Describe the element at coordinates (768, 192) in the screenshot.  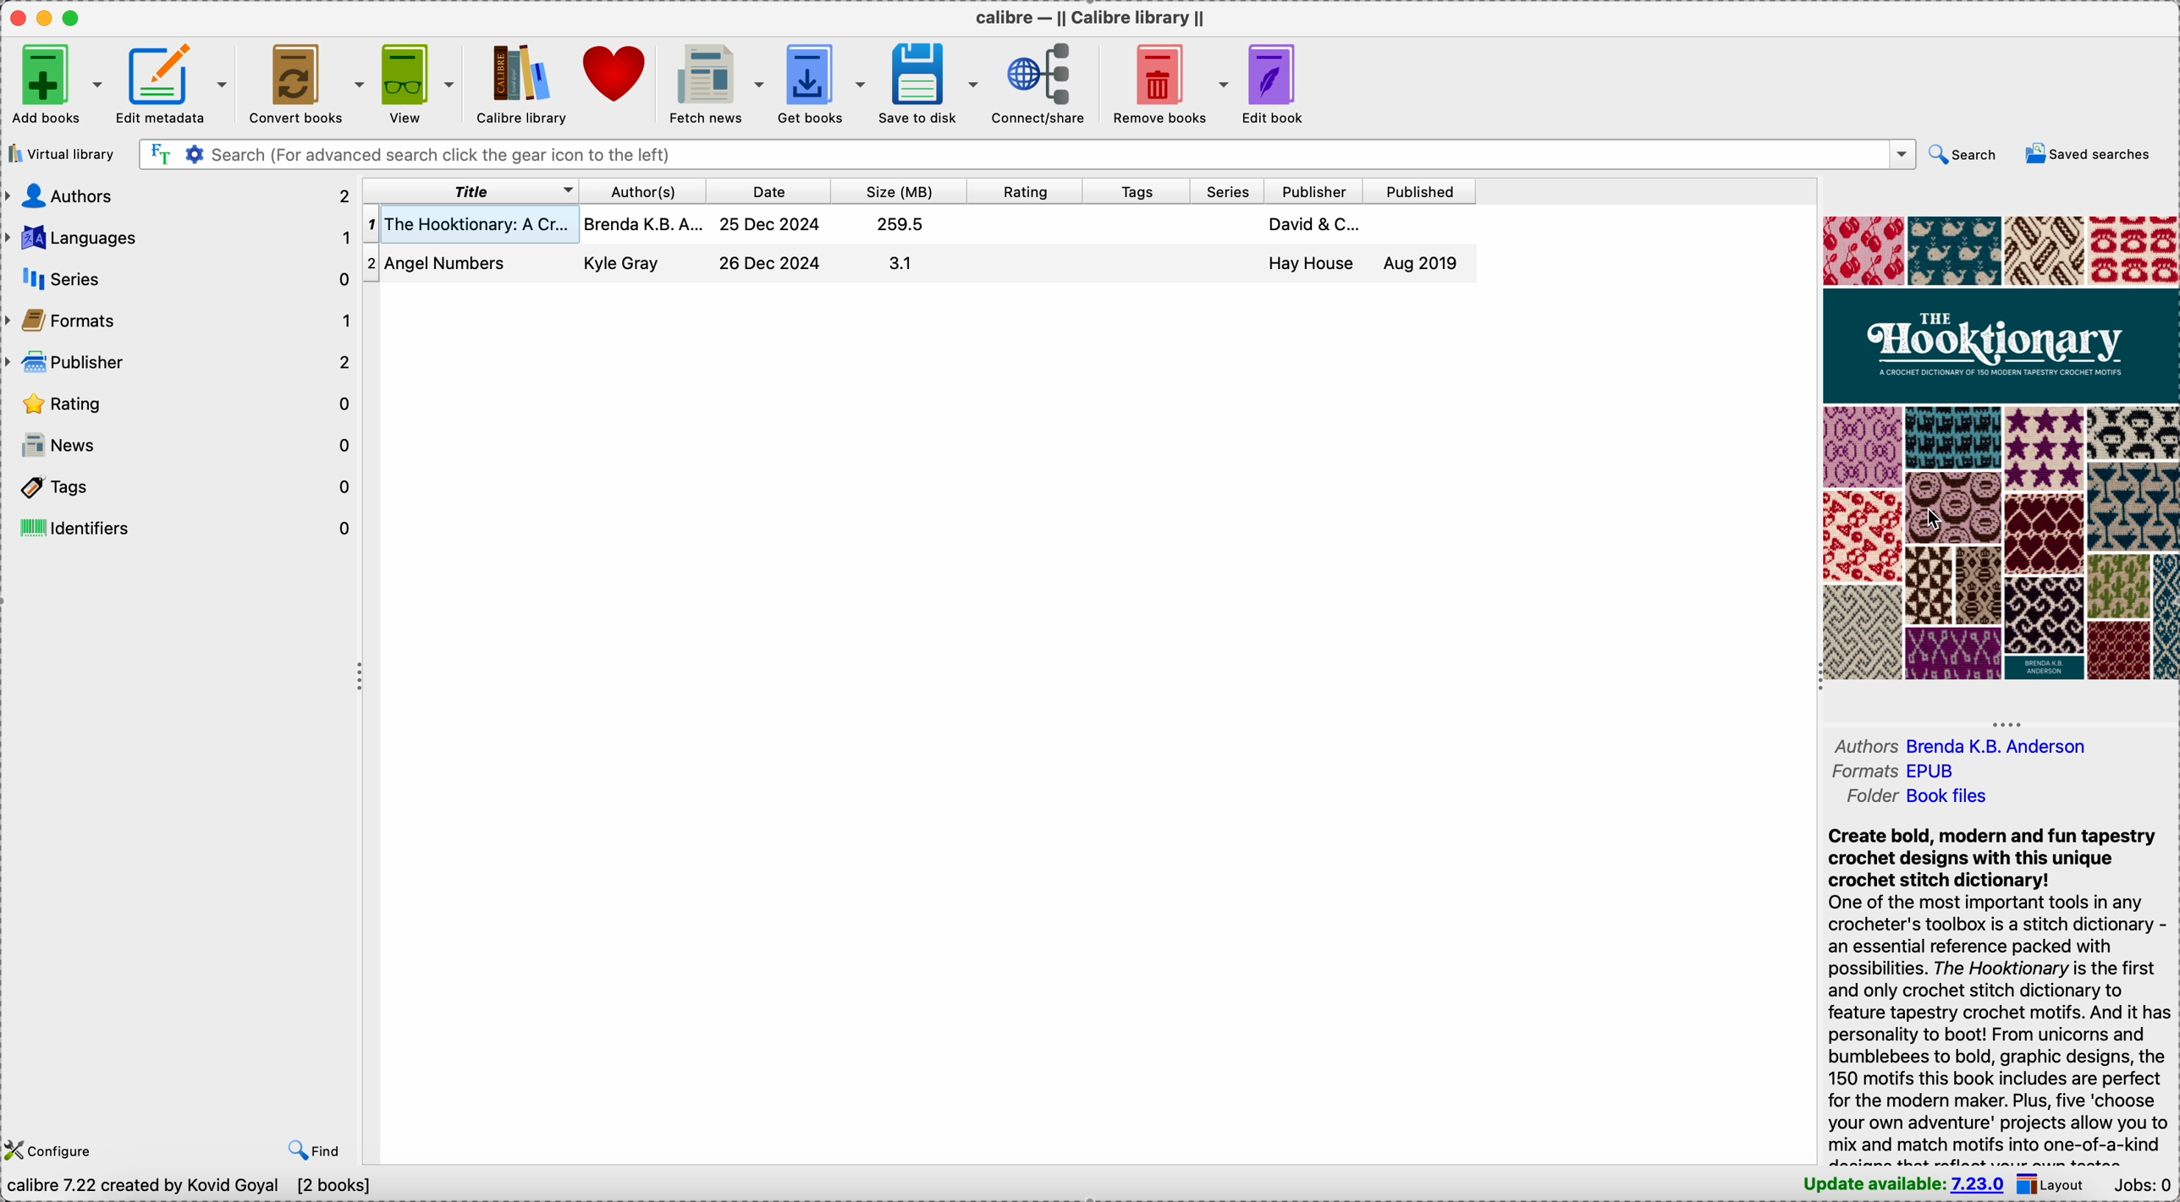
I see `date` at that location.